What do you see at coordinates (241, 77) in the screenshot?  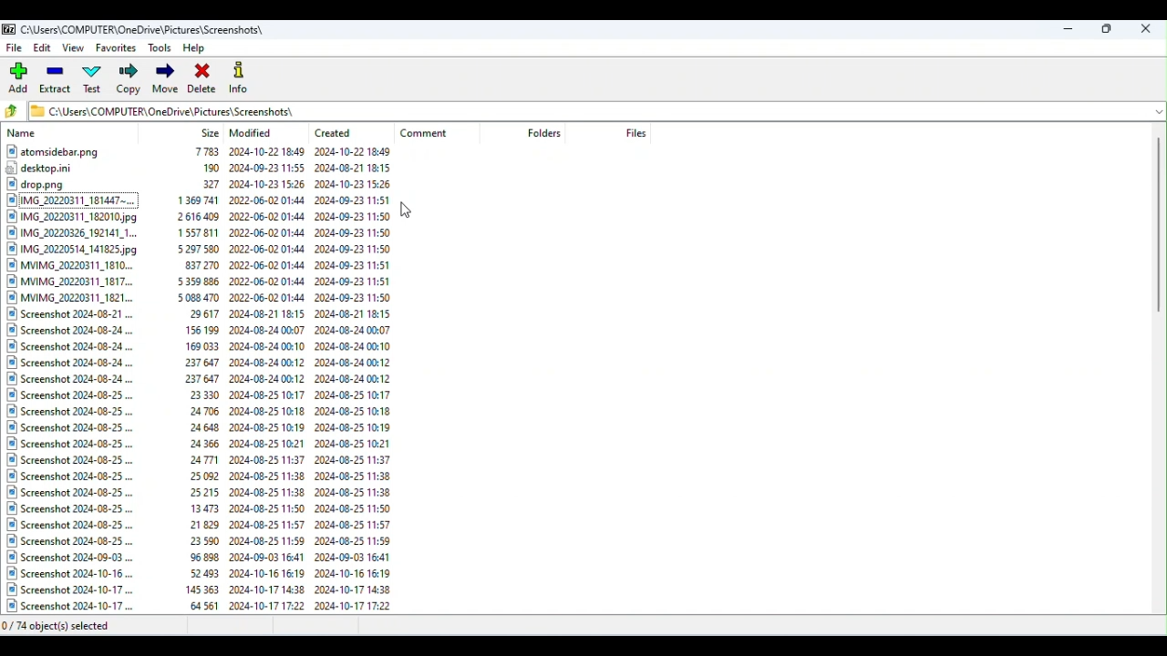 I see `Info` at bounding box center [241, 77].